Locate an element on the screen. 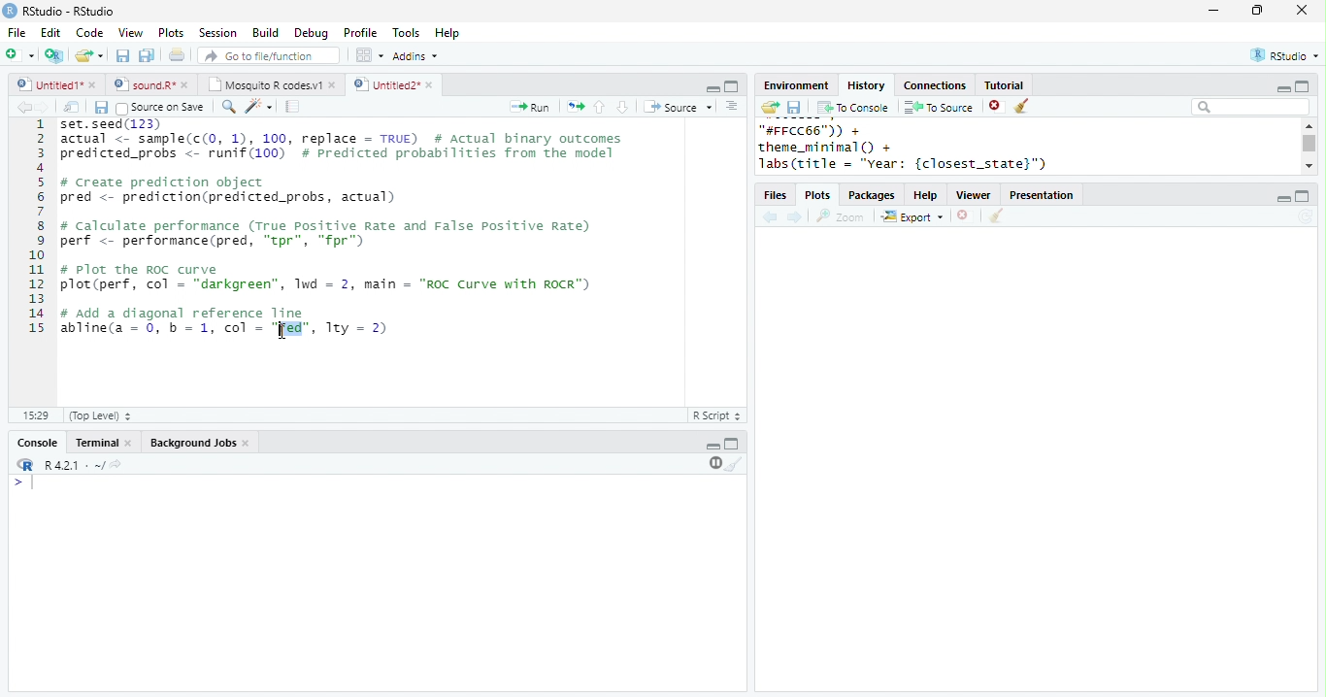 The height and width of the screenshot is (697, 1326). Session is located at coordinates (217, 33).